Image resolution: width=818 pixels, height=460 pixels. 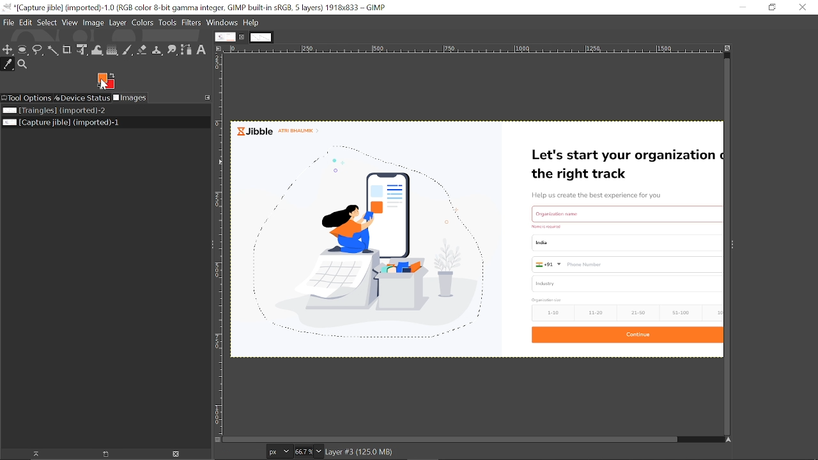 What do you see at coordinates (219, 245) in the screenshot?
I see `Vertical label` at bounding box center [219, 245].